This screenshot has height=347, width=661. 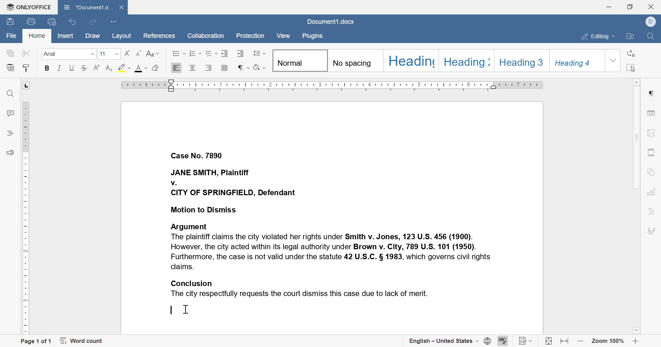 What do you see at coordinates (635, 134) in the screenshot?
I see `scroll bar` at bounding box center [635, 134].